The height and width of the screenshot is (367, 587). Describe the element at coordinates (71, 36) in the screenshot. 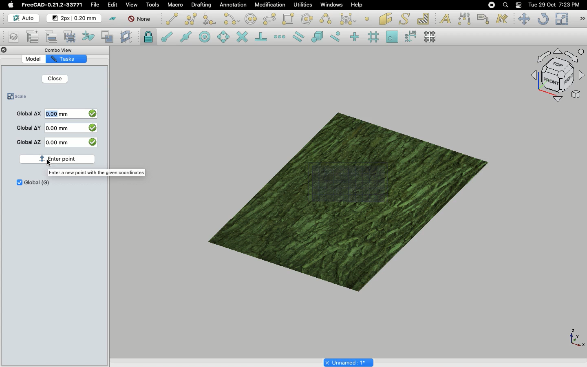

I see `Select group` at that location.